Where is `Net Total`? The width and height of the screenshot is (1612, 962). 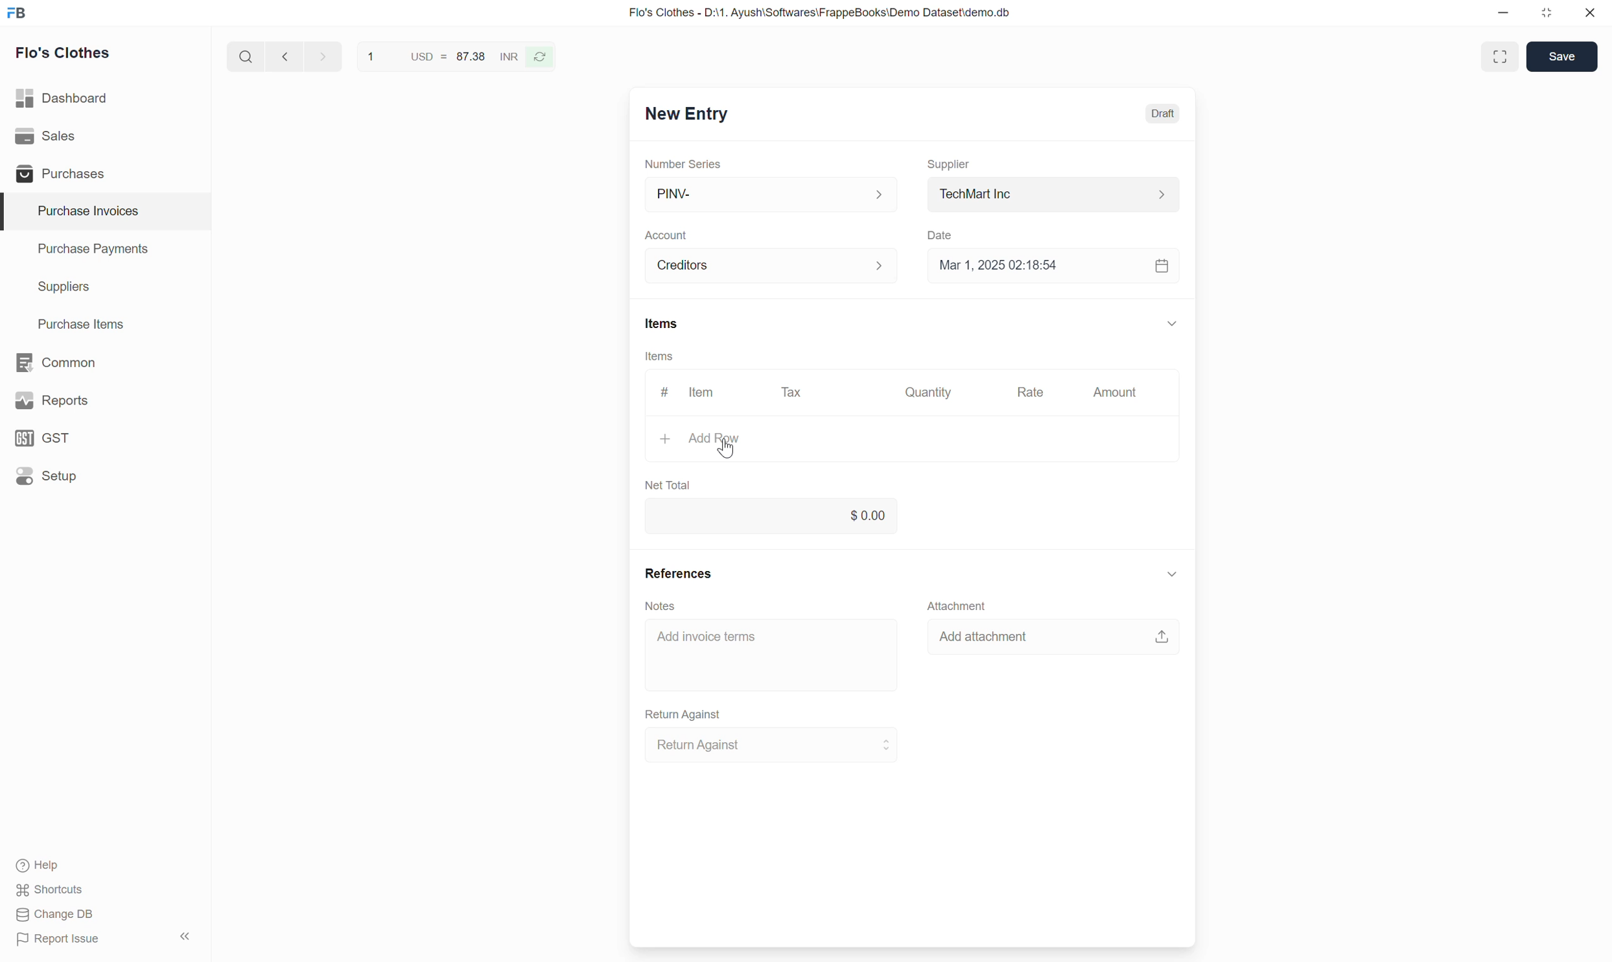 Net Total is located at coordinates (668, 486).